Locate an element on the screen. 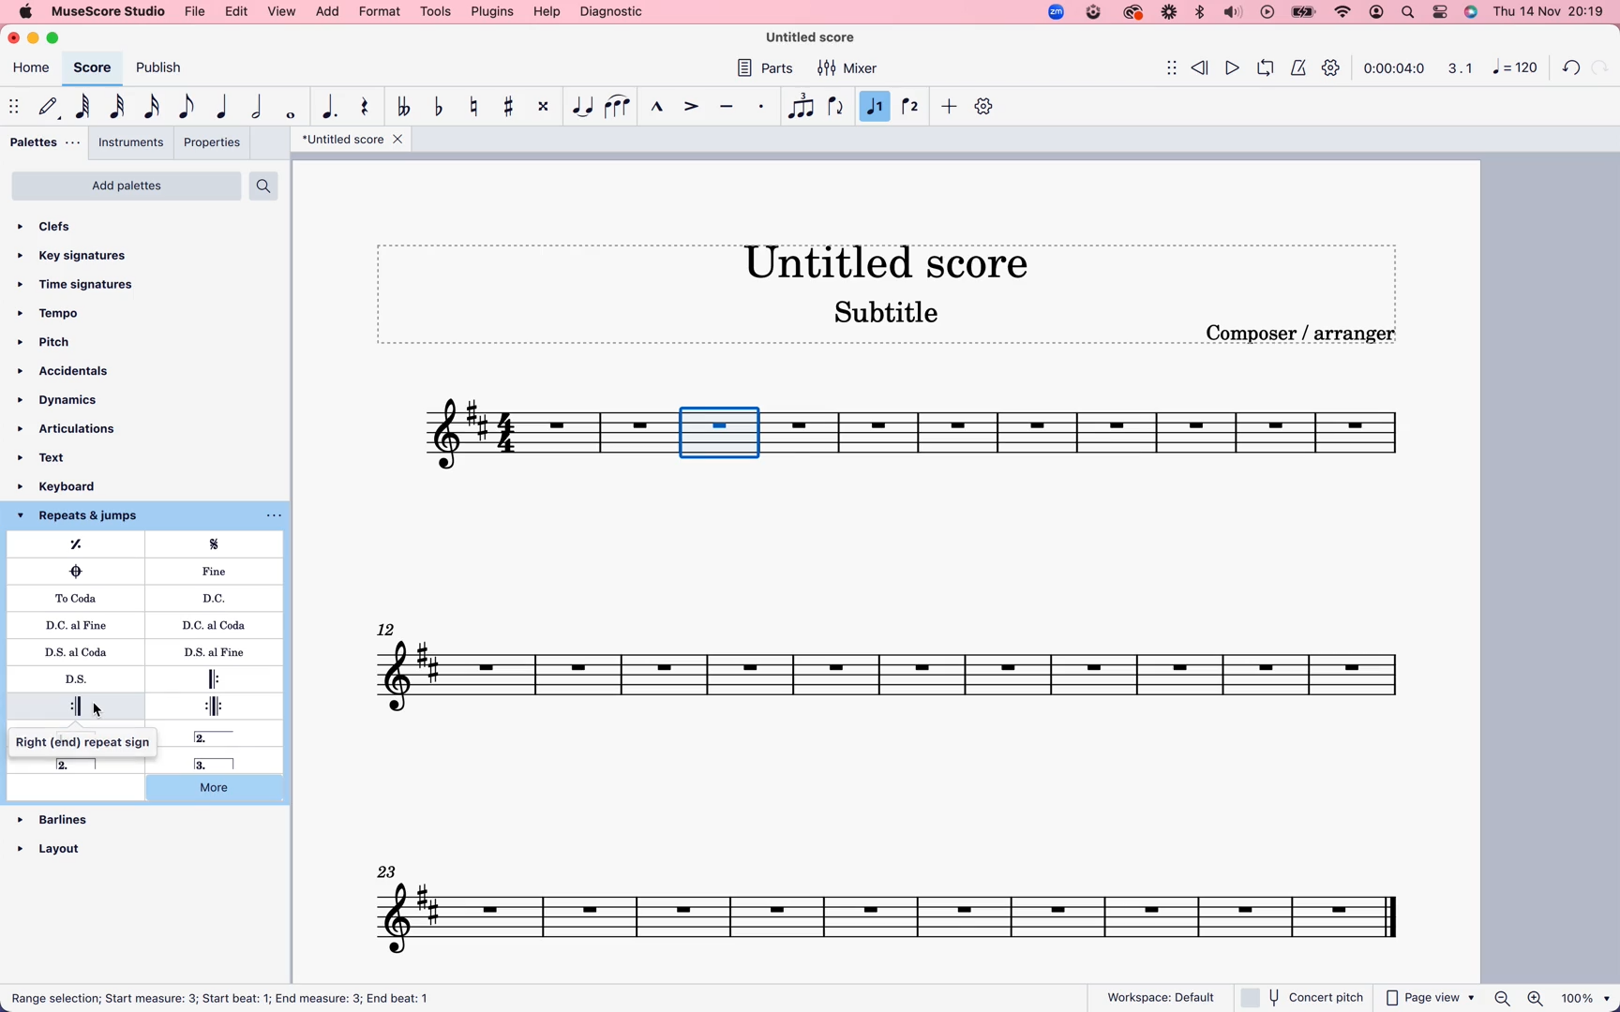 The height and width of the screenshot is (1012, 1620). properties is located at coordinates (211, 142).